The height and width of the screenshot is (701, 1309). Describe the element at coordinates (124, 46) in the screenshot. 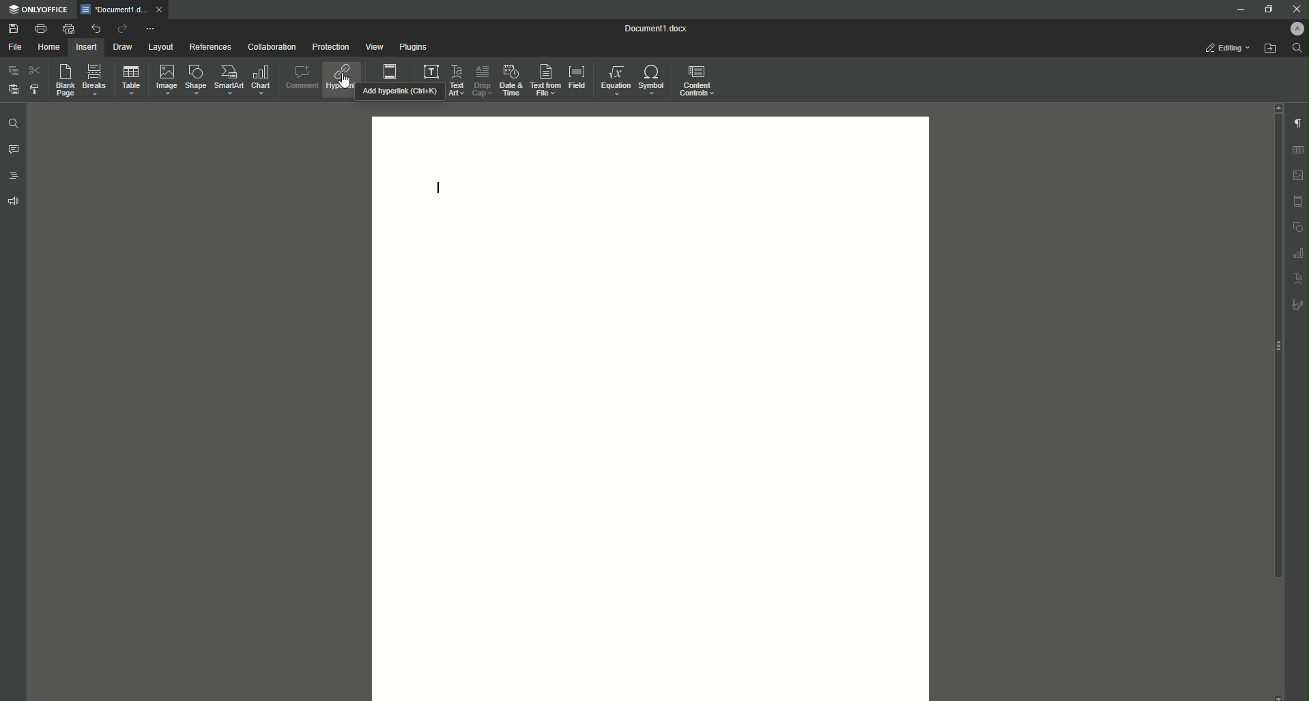

I see `Draw` at that location.